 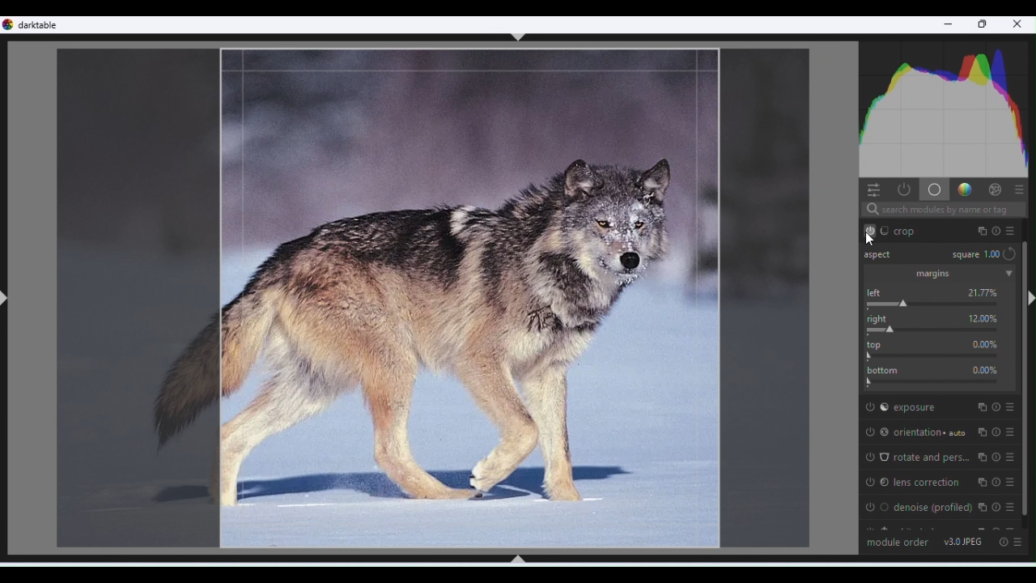 What do you see at coordinates (9, 24) in the screenshot?
I see `logo` at bounding box center [9, 24].